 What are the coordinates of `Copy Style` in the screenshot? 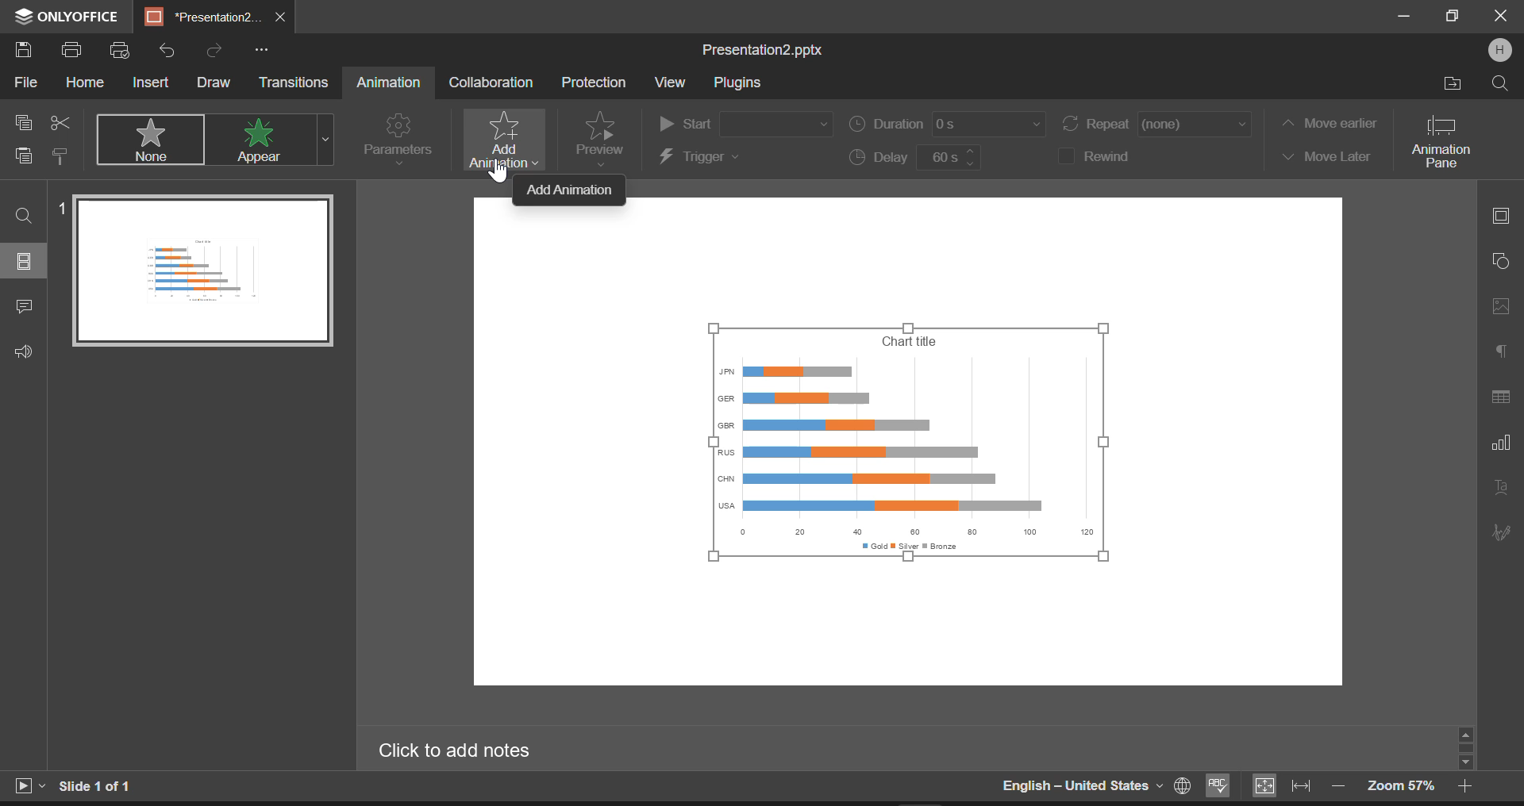 It's located at (61, 158).